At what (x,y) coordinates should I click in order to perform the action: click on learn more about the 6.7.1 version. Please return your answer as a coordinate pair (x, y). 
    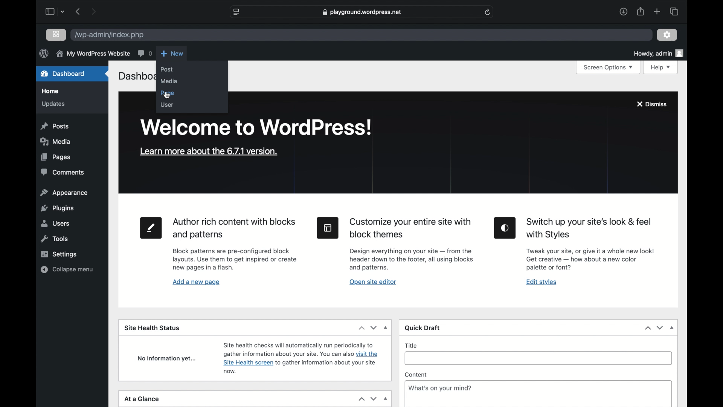
    Looking at the image, I should click on (209, 151).